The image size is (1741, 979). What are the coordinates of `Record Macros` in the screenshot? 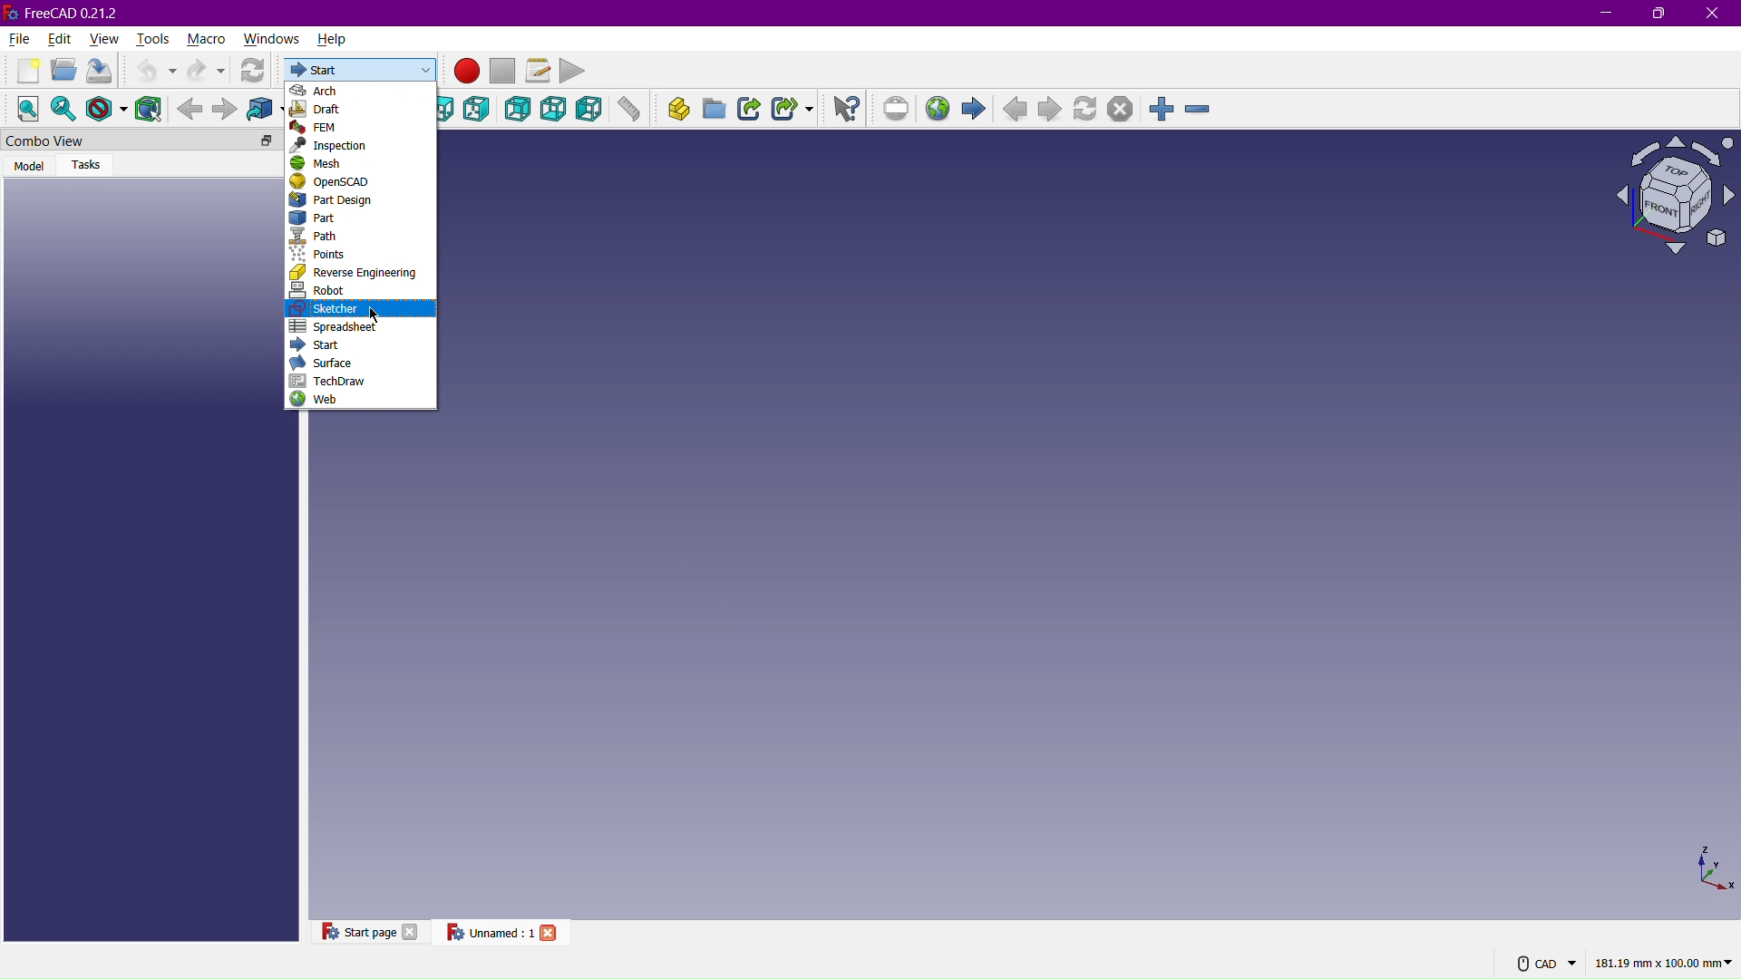 It's located at (466, 73).